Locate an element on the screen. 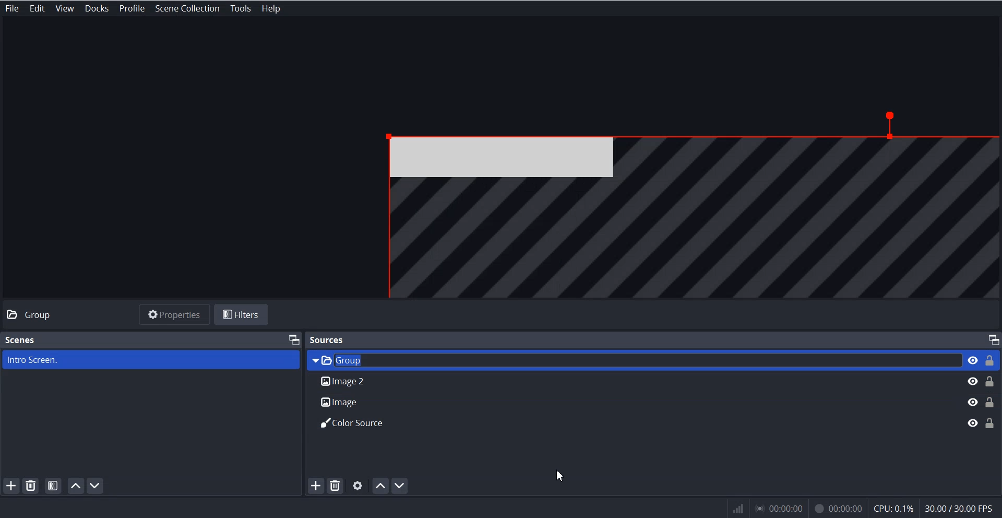 This screenshot has height=518, width=1002. cpu is located at coordinates (893, 507).